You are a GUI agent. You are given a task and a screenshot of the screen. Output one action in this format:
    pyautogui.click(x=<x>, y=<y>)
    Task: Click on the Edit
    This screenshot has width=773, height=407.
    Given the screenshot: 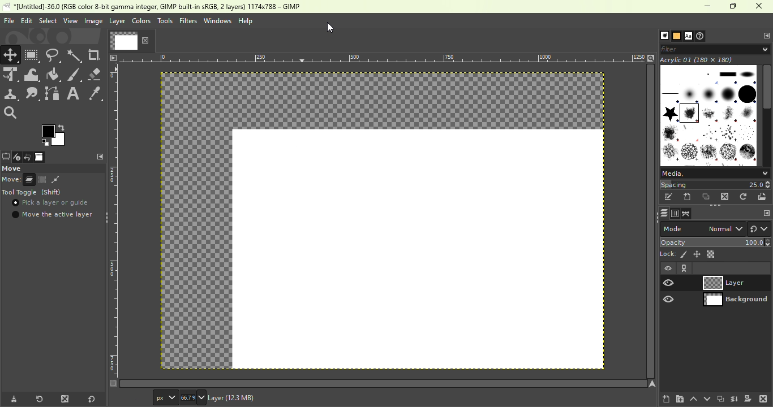 What is the action you would take?
    pyautogui.click(x=26, y=20)
    